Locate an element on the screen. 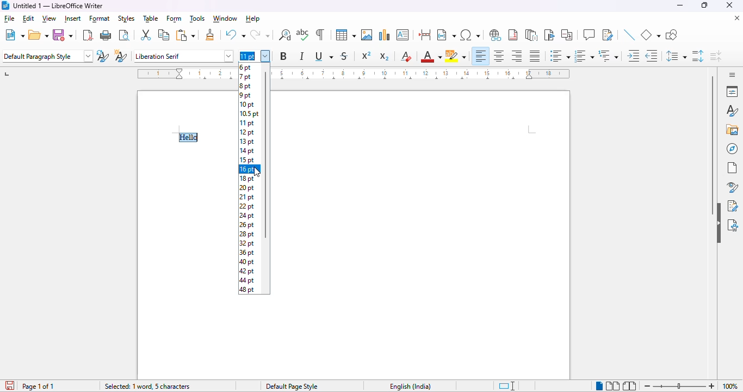 The image size is (743, 392). Default page style is located at coordinates (292, 387).